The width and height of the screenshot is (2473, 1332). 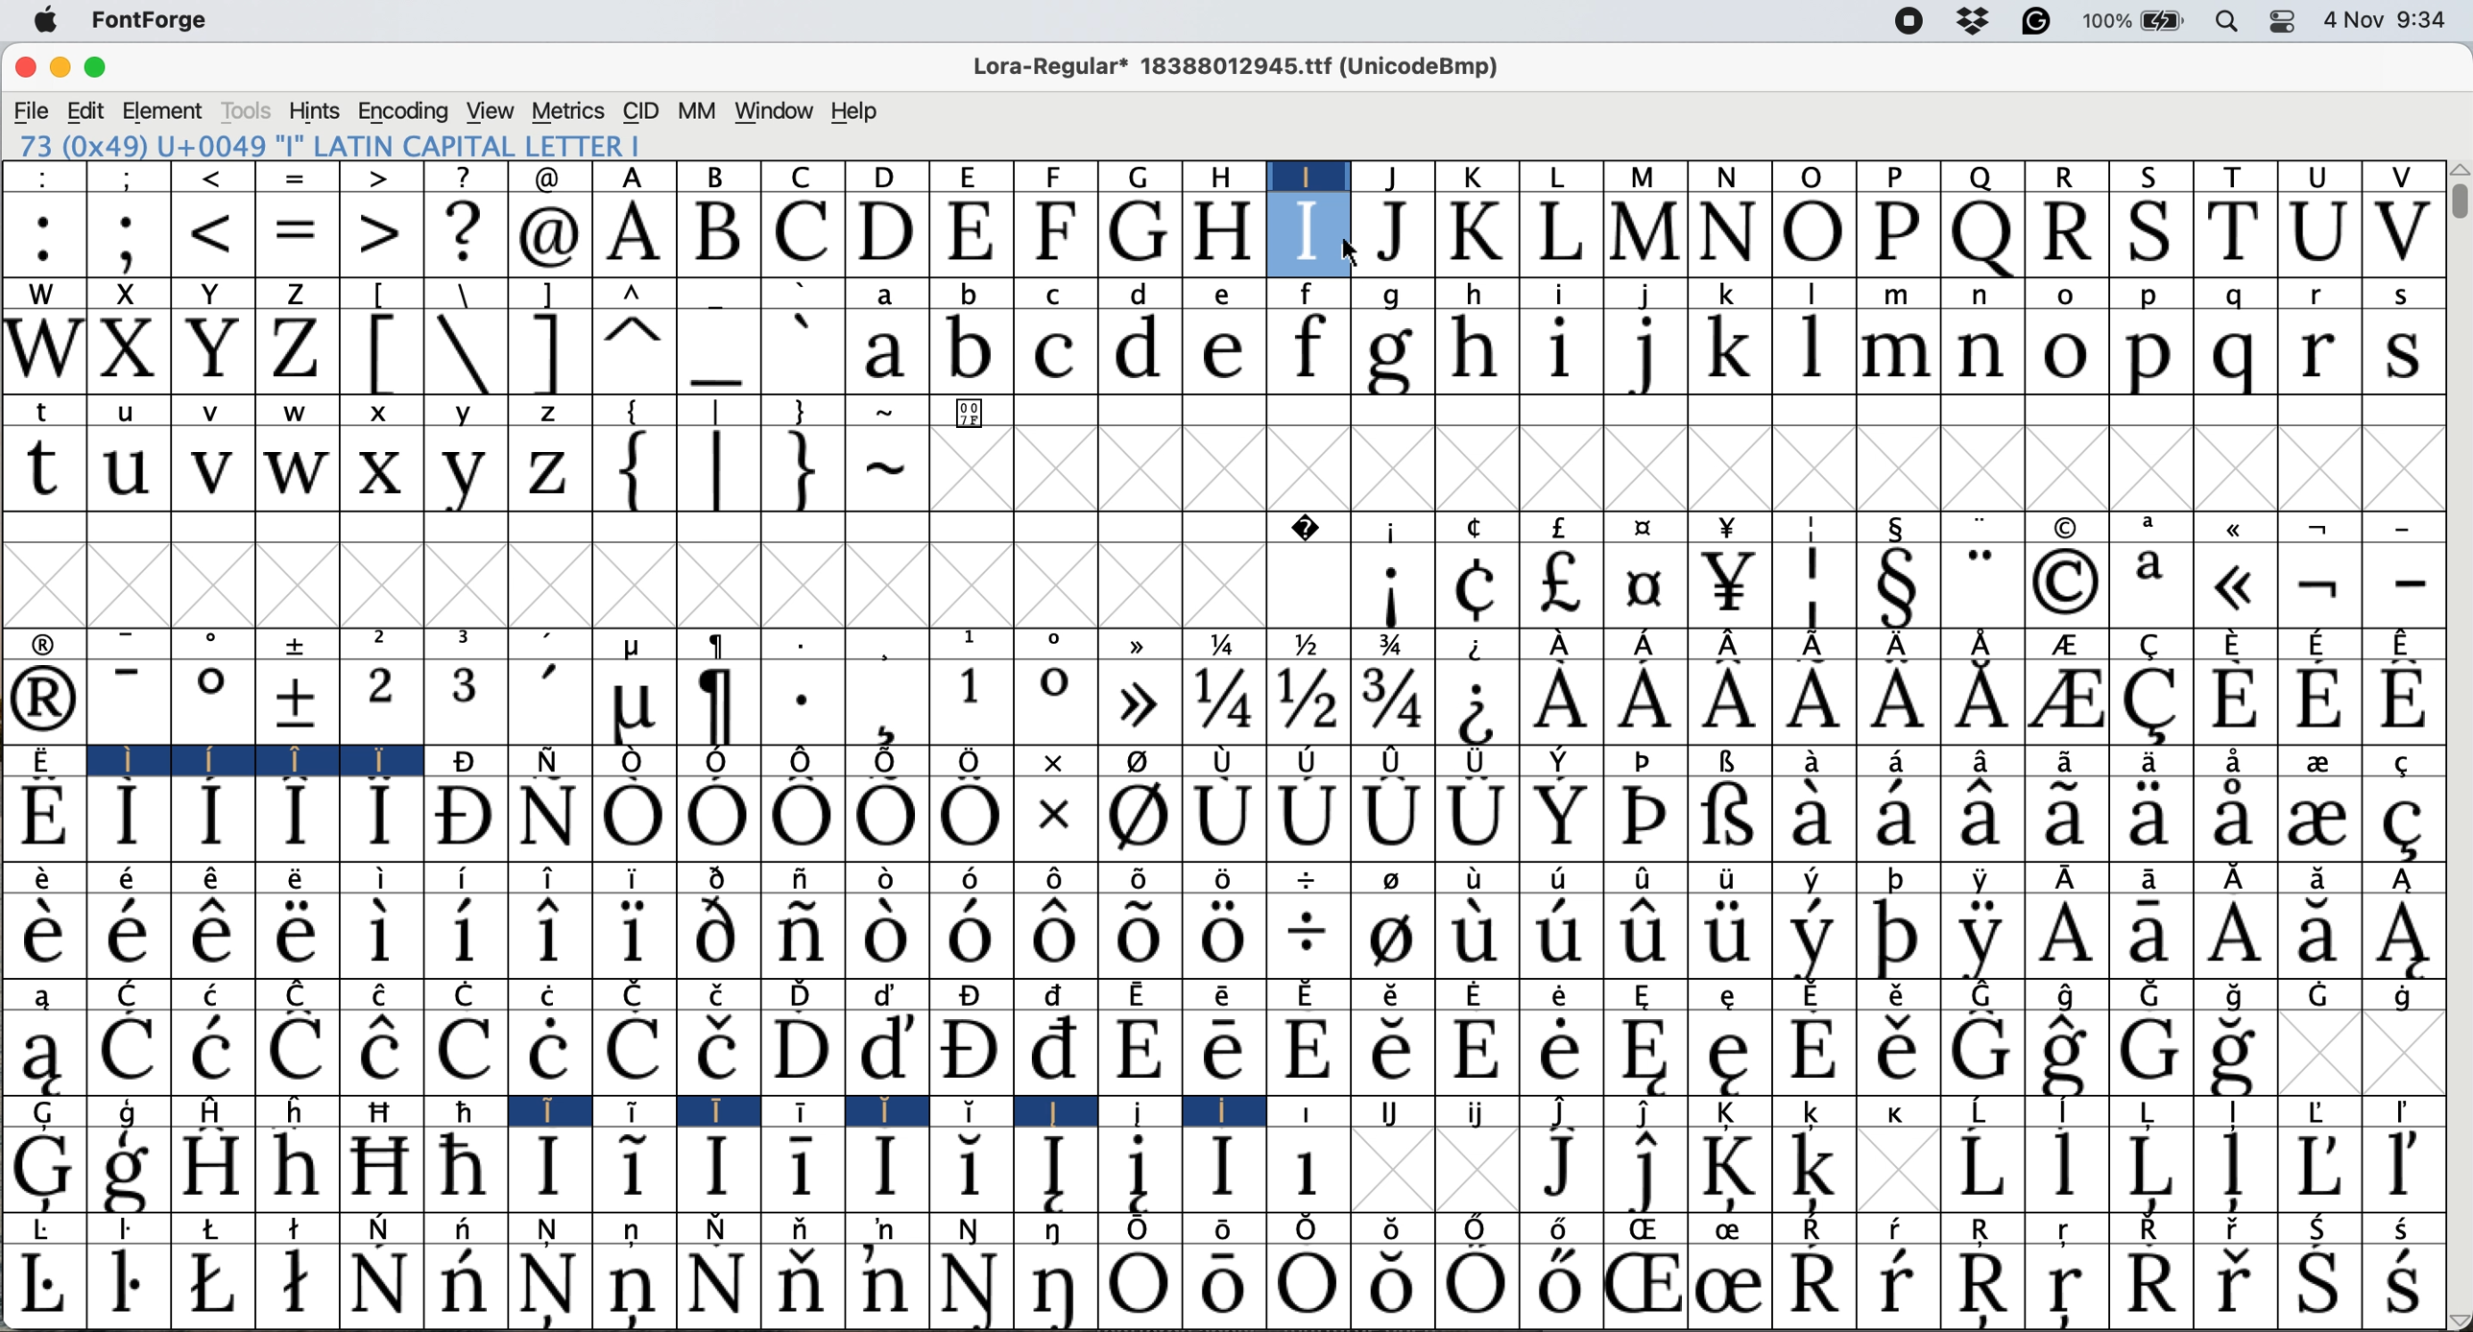 I want to click on @, so click(x=546, y=237).